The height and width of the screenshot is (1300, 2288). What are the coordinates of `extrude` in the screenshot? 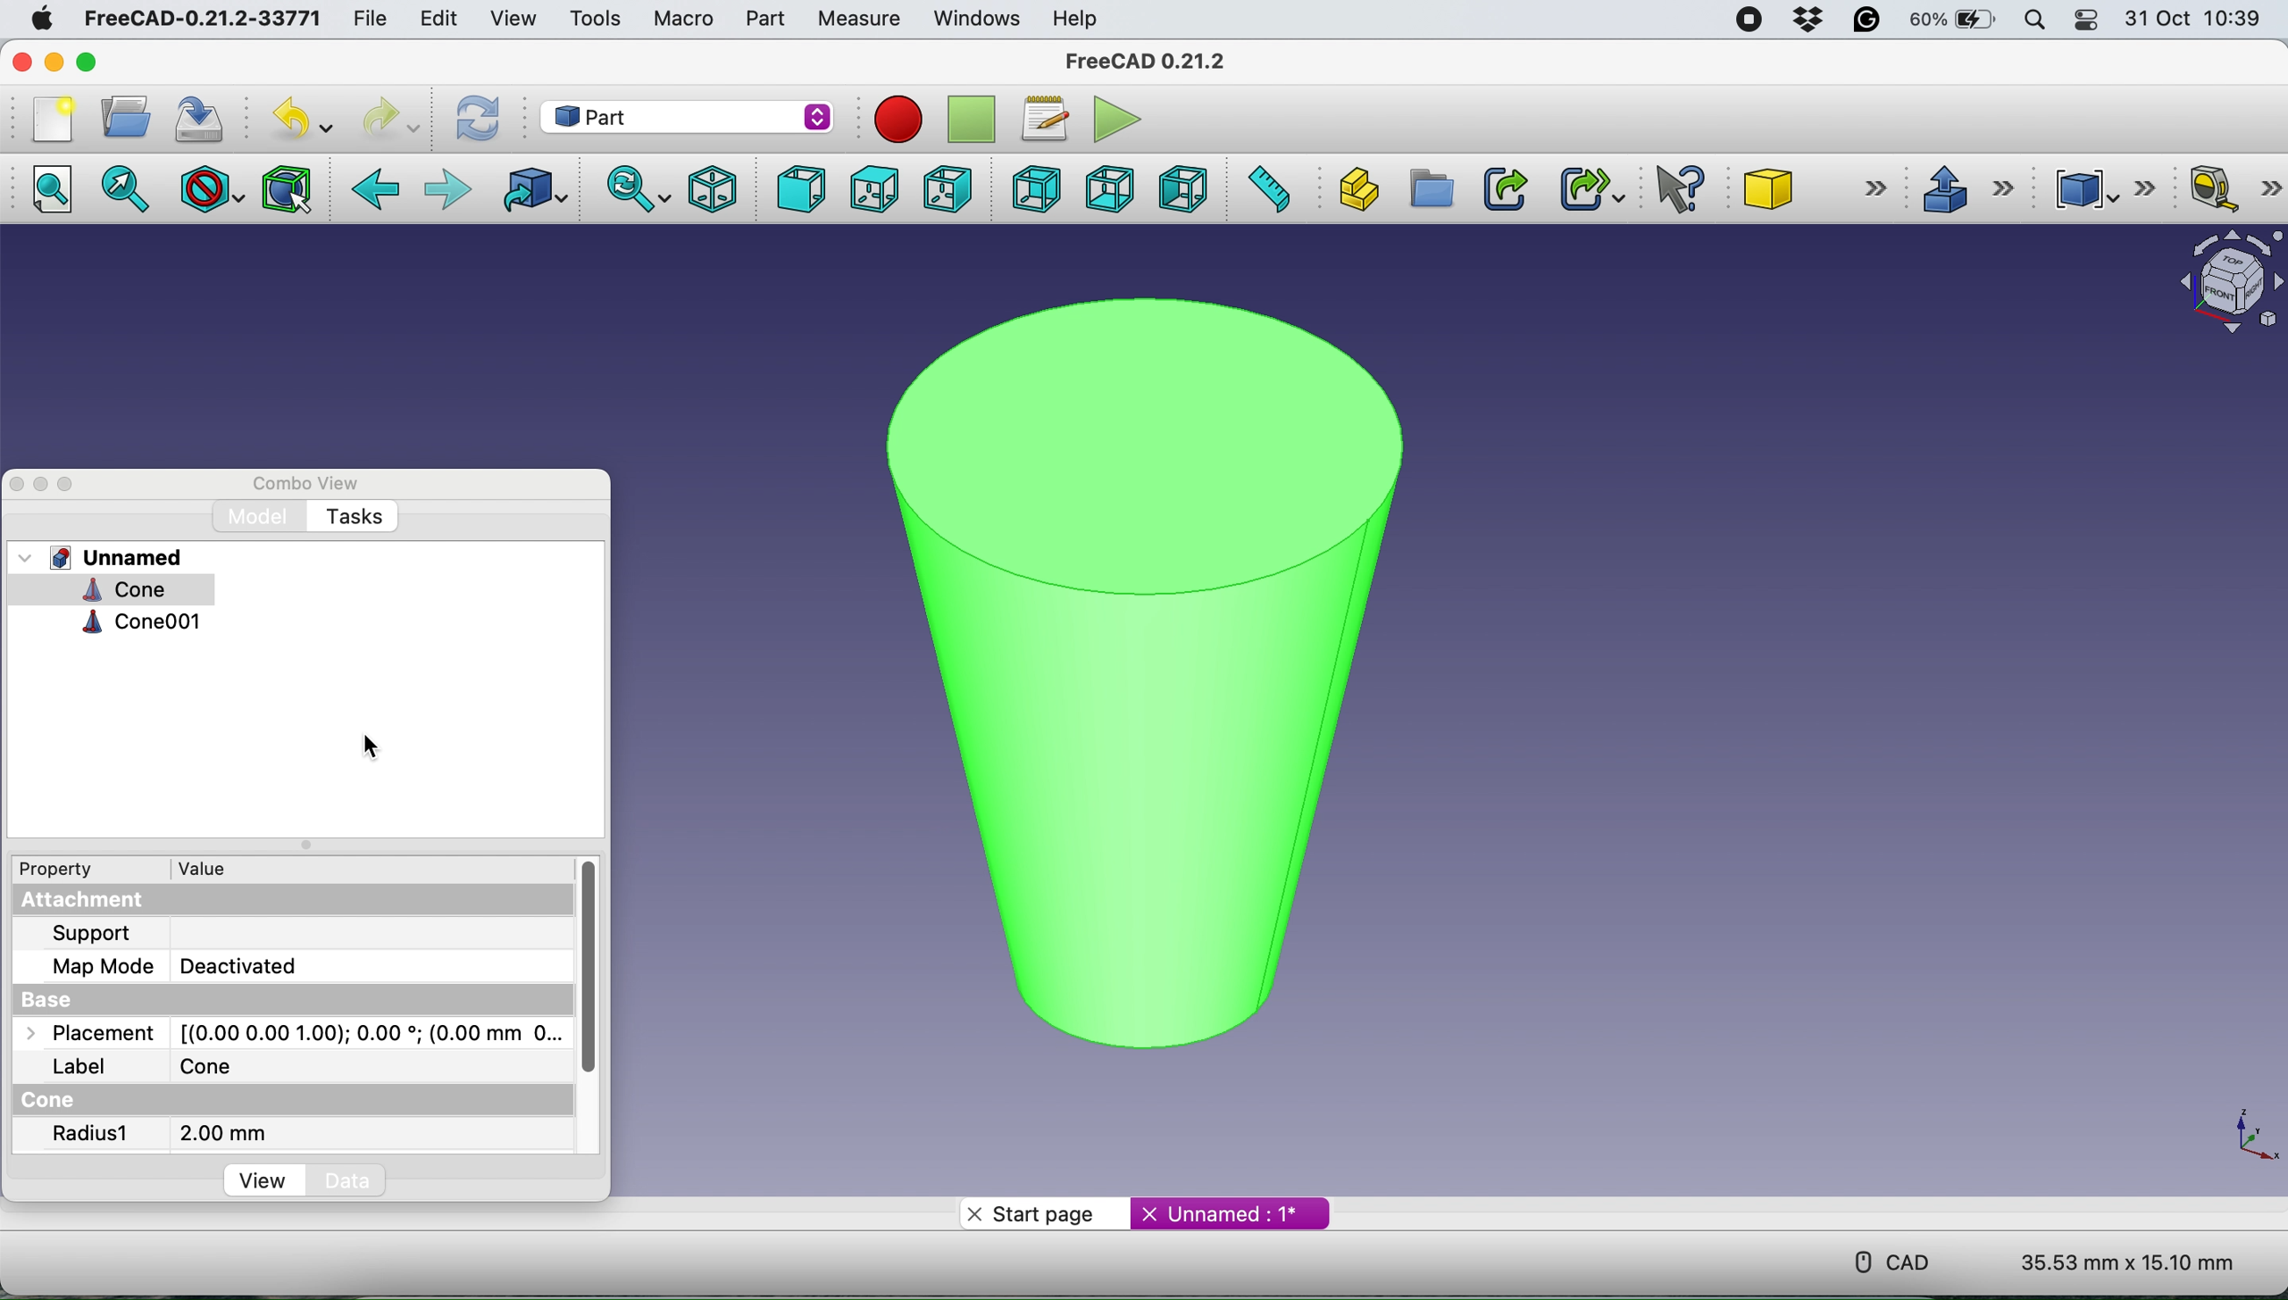 It's located at (1967, 188).